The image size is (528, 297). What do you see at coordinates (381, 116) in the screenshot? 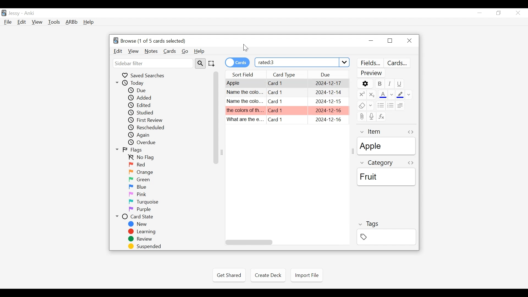
I see `Equations` at bounding box center [381, 116].